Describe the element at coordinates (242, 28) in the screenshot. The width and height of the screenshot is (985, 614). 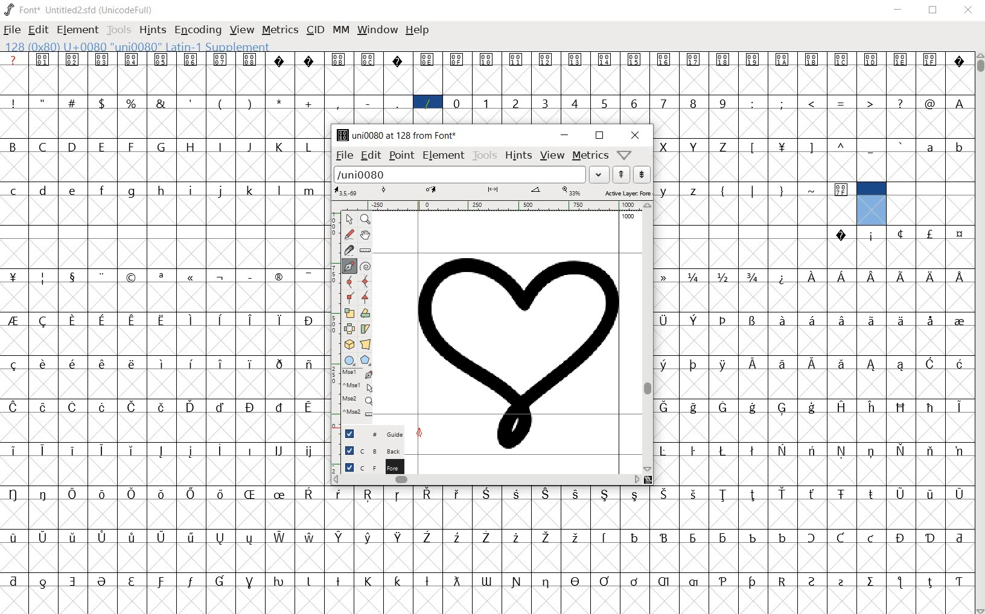
I see `VIEW` at that location.